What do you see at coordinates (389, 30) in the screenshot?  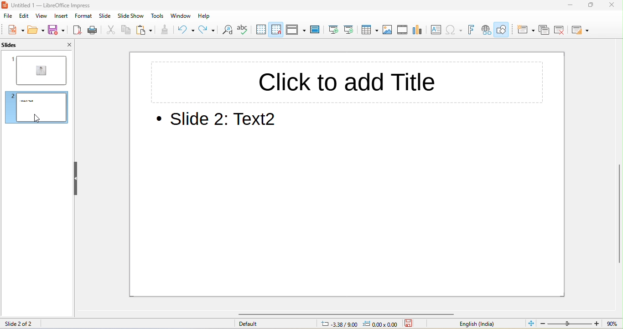 I see `image` at bounding box center [389, 30].